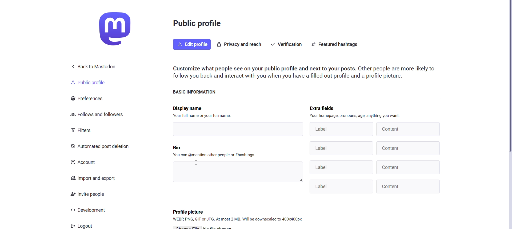 The height and width of the screenshot is (229, 512). Describe the element at coordinates (86, 163) in the screenshot. I see `Account` at that location.